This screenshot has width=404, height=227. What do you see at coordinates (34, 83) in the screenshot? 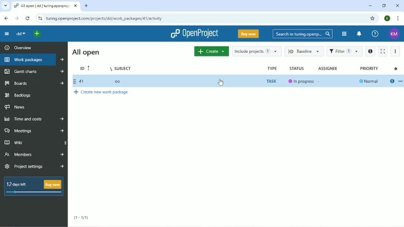
I see `Boards` at bounding box center [34, 83].